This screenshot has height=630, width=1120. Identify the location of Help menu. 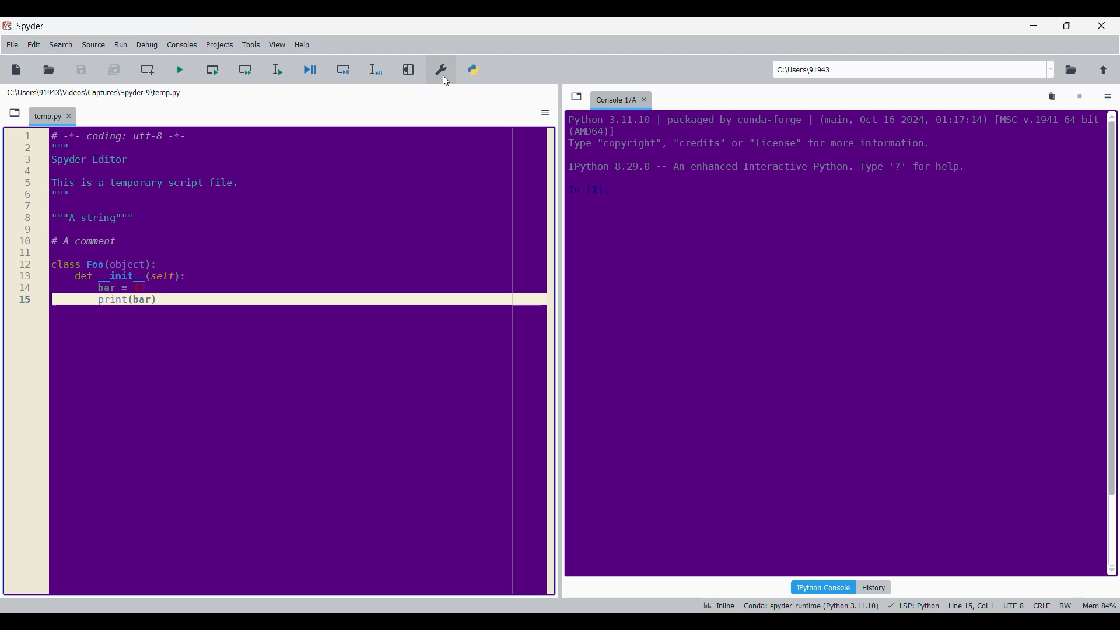
(302, 45).